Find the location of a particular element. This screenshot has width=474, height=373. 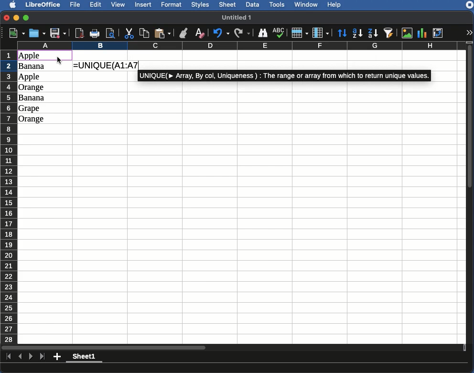

Undo is located at coordinates (221, 33).